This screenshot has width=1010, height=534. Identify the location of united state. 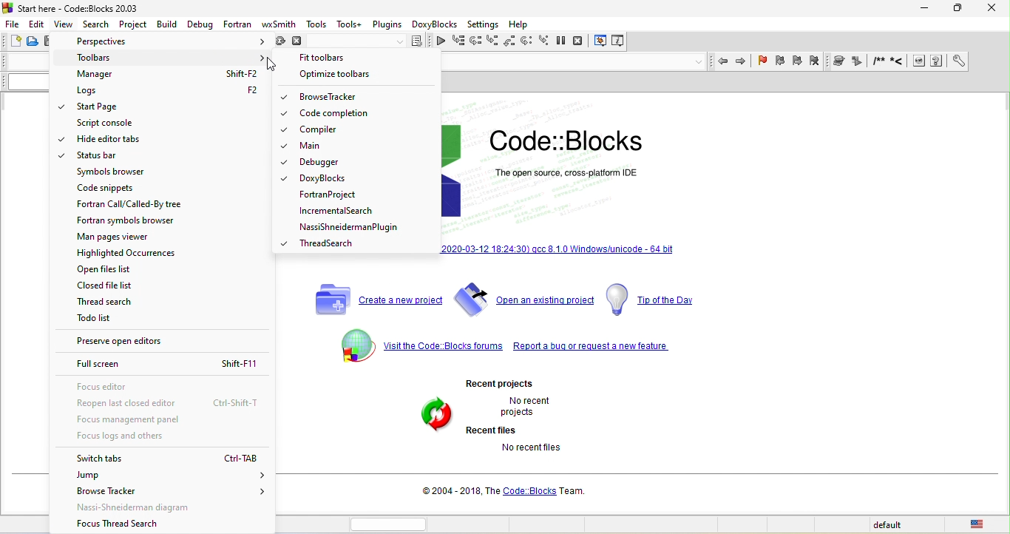
(980, 525).